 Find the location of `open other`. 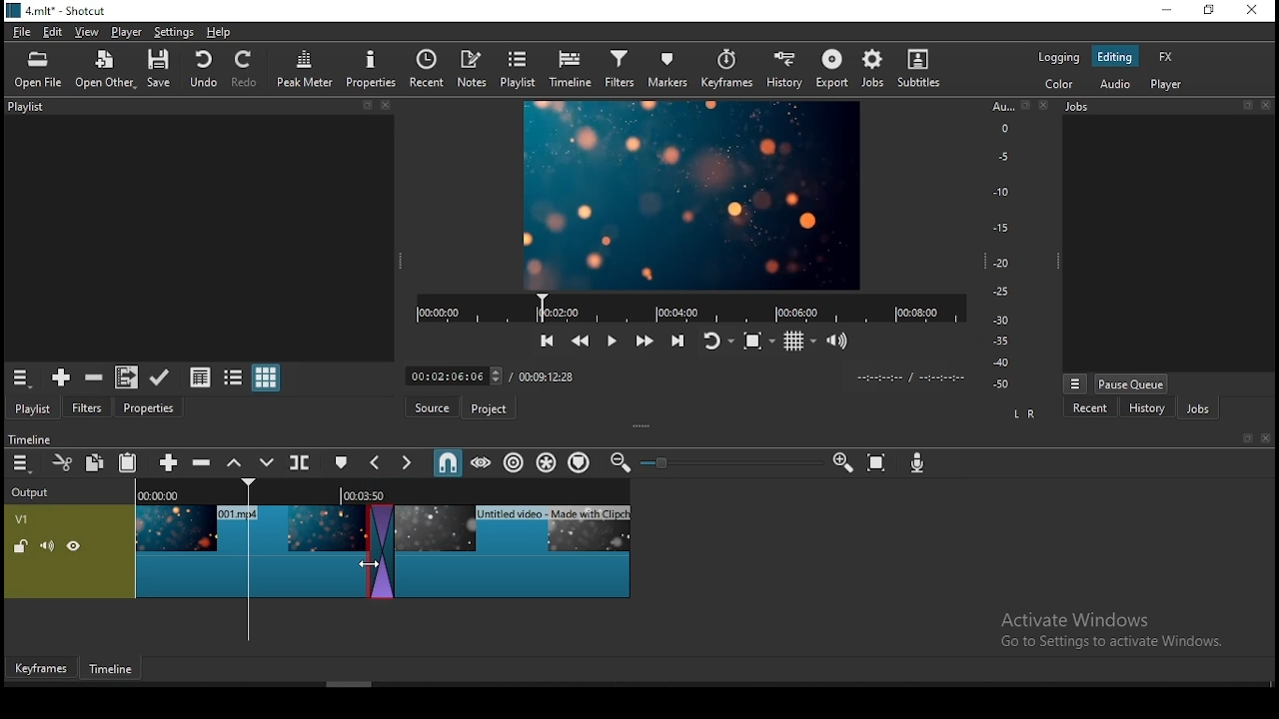

open other is located at coordinates (107, 70).